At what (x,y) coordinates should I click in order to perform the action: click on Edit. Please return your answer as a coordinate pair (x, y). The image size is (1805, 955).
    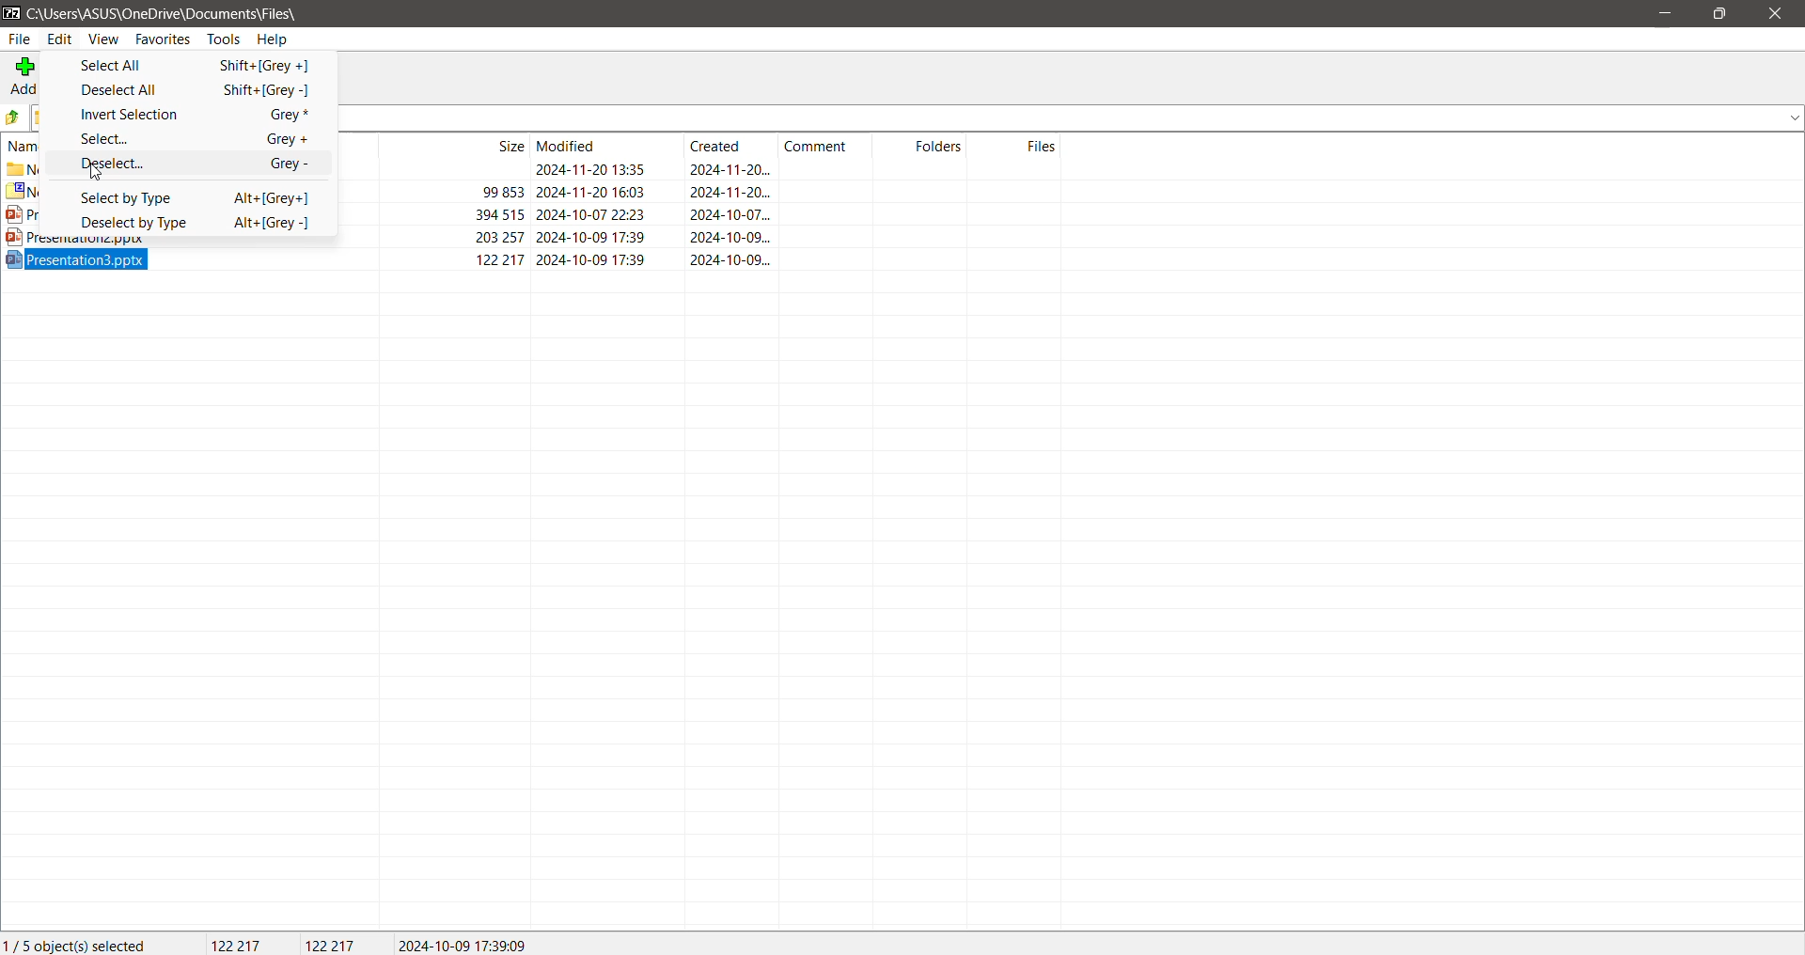
    Looking at the image, I should click on (59, 39).